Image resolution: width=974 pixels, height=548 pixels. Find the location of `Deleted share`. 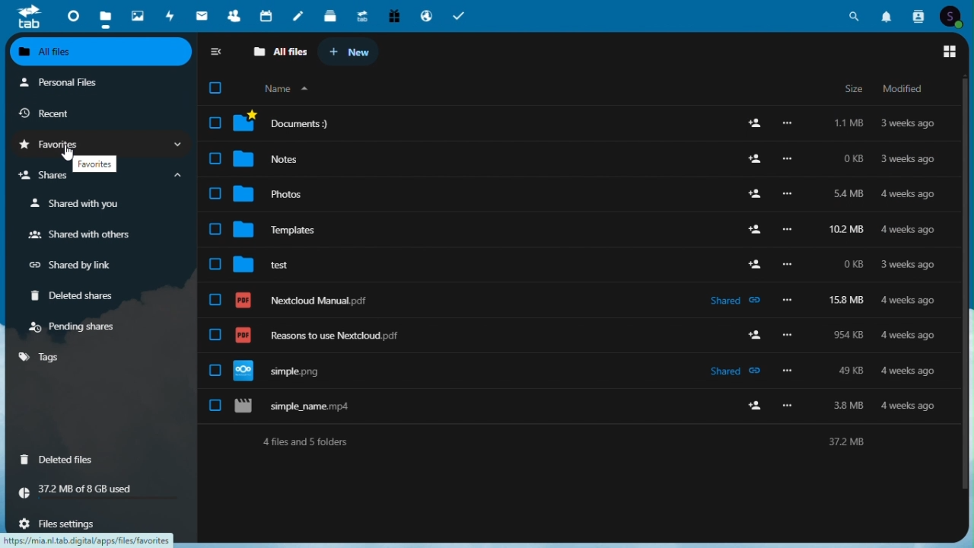

Deleted share is located at coordinates (73, 295).